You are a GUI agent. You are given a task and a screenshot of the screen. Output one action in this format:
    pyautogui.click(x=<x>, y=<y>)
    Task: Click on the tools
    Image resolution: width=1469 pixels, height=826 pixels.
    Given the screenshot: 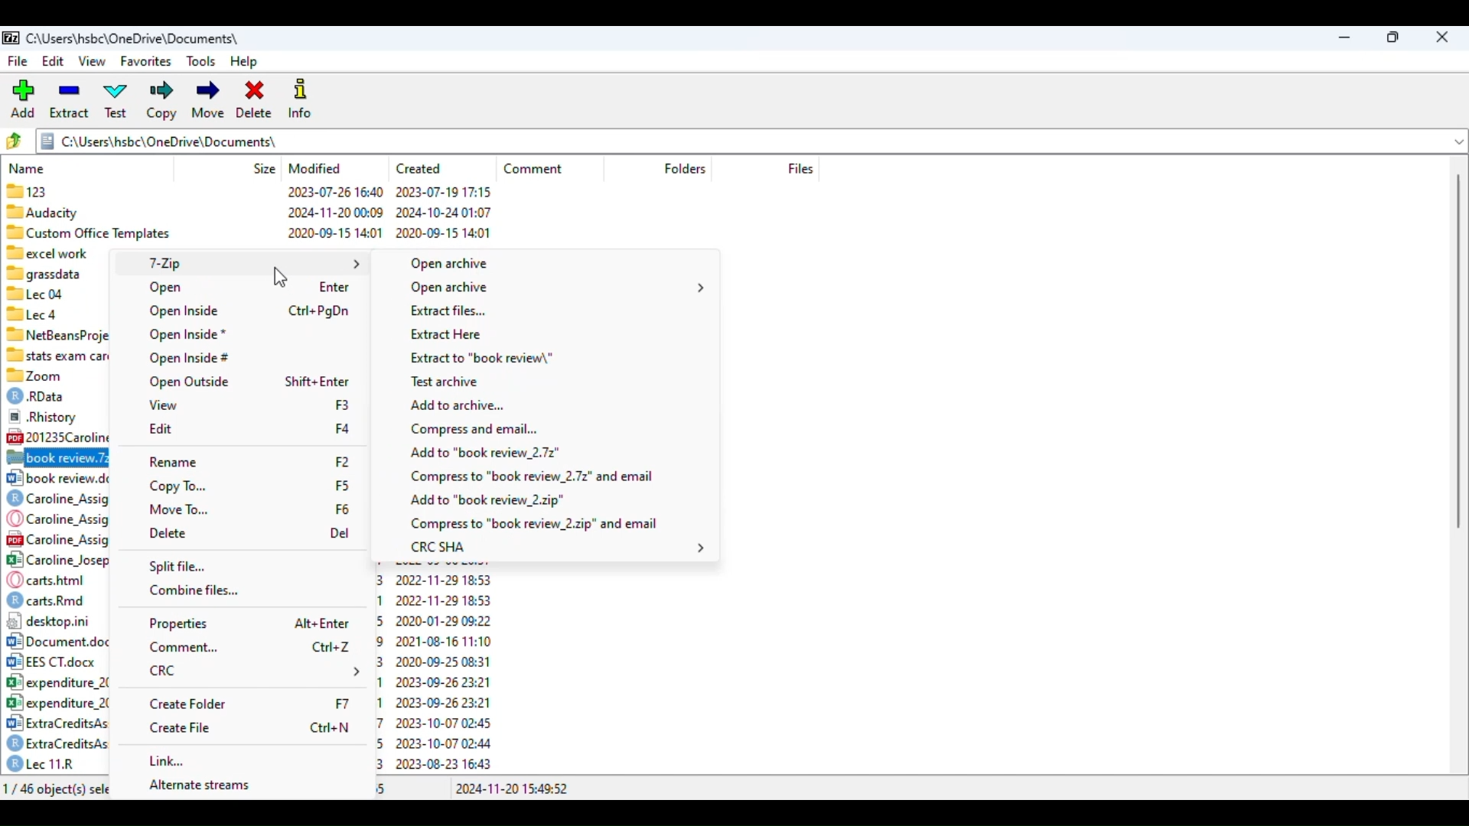 What is the action you would take?
    pyautogui.click(x=201, y=63)
    